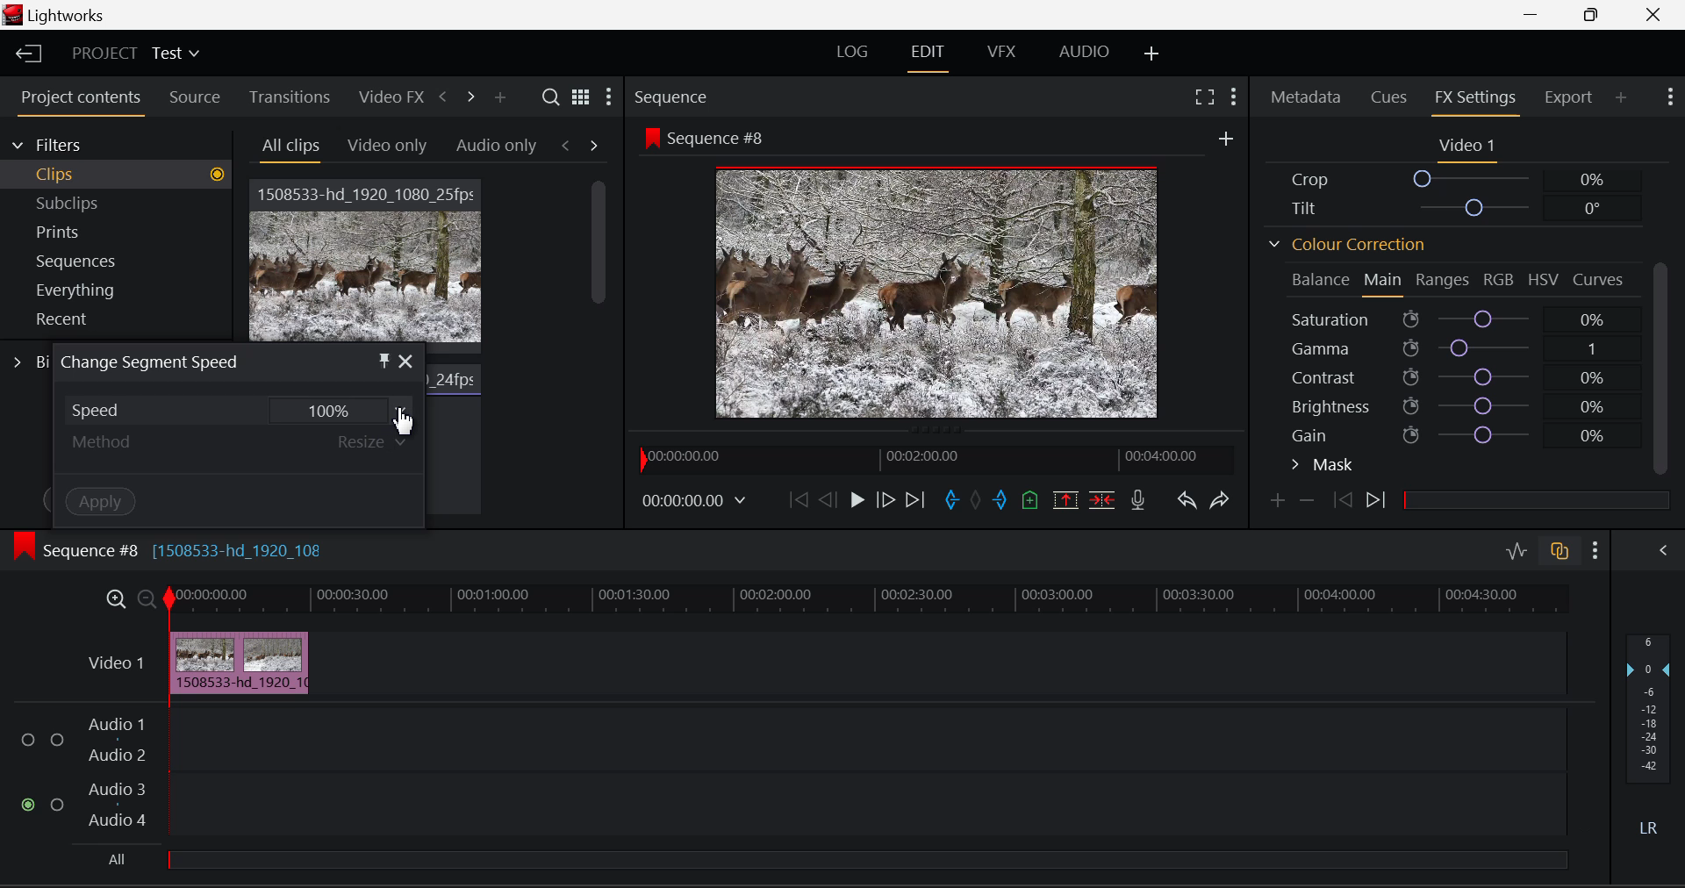 This screenshot has height=888, width=1685. I want to click on Metadata, so click(1304, 97).